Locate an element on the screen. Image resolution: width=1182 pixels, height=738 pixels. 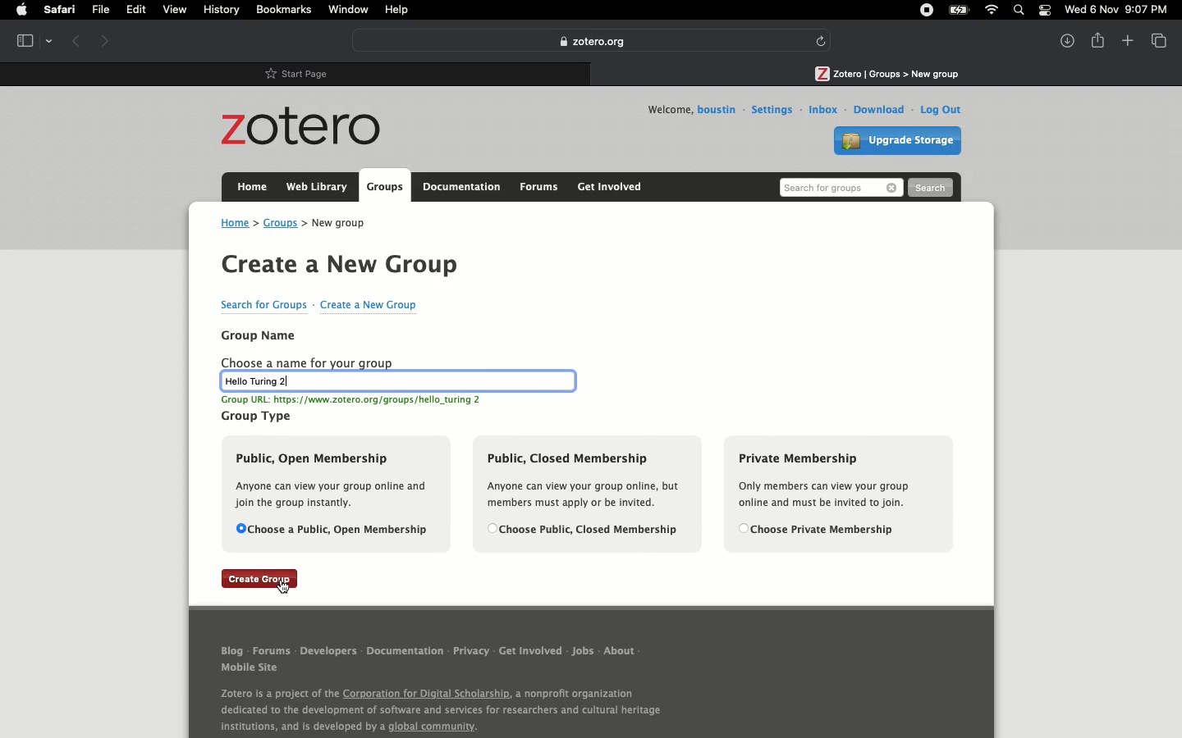
Previous is located at coordinates (77, 41).